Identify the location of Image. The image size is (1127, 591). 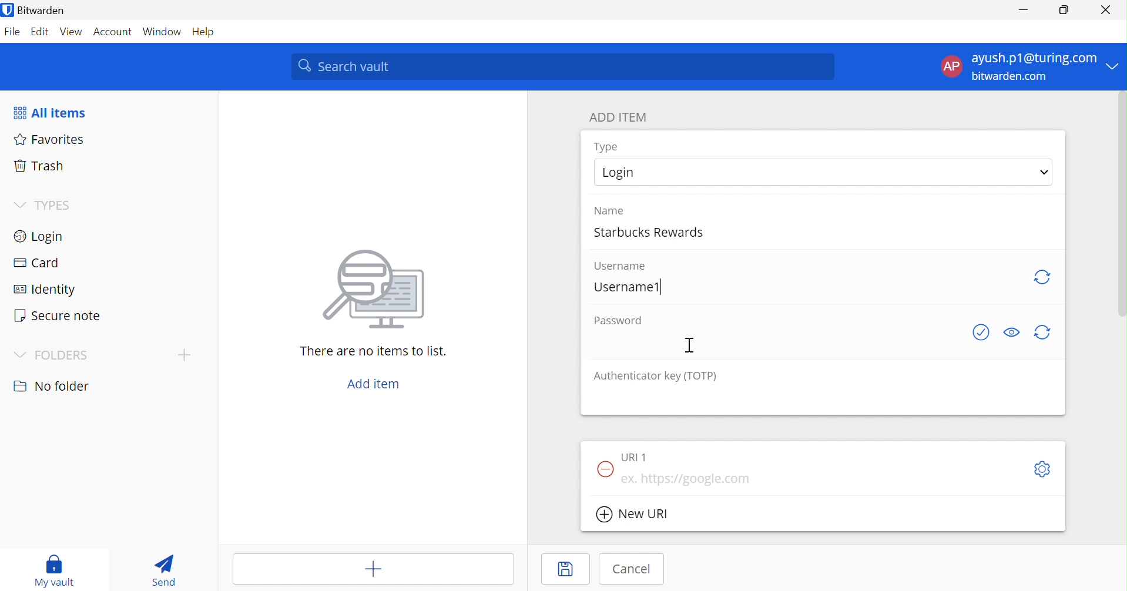
(377, 291).